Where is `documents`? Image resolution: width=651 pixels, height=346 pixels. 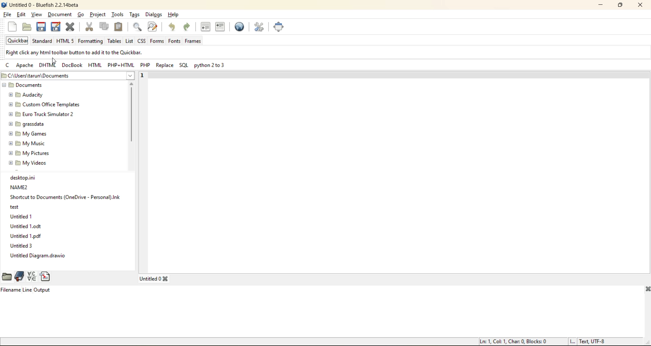
documents is located at coordinates (29, 85).